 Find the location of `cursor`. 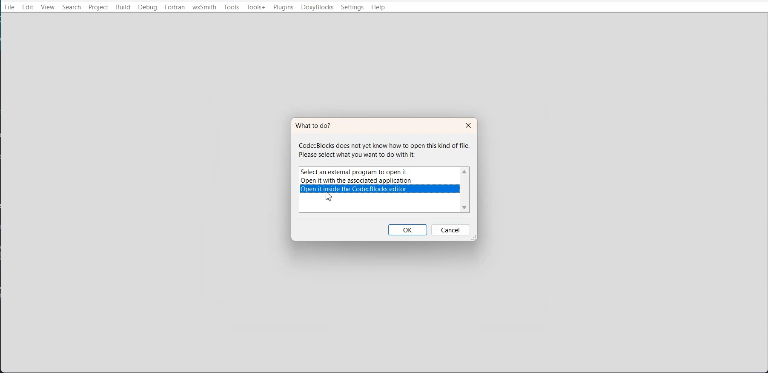

cursor is located at coordinates (329, 195).